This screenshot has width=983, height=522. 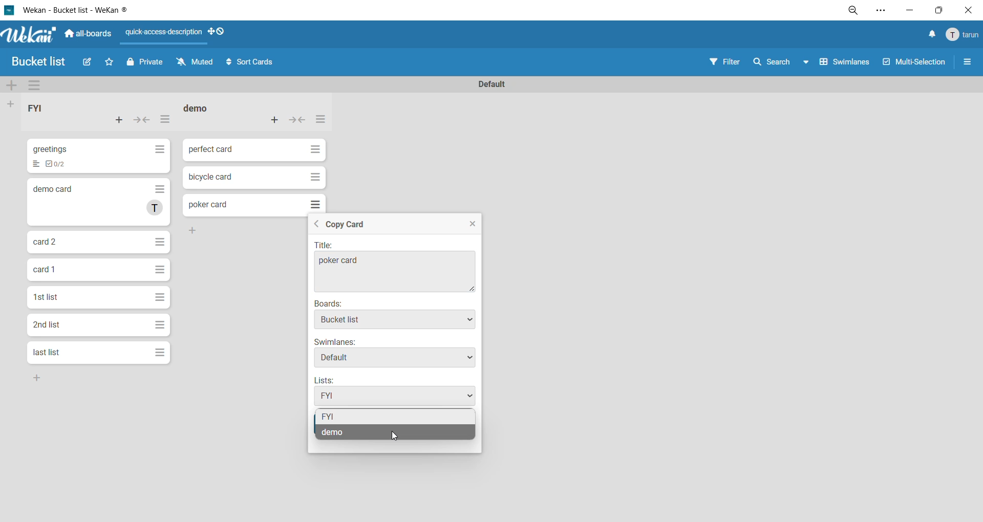 What do you see at coordinates (315, 150) in the screenshot?
I see `Hamburger` at bounding box center [315, 150].